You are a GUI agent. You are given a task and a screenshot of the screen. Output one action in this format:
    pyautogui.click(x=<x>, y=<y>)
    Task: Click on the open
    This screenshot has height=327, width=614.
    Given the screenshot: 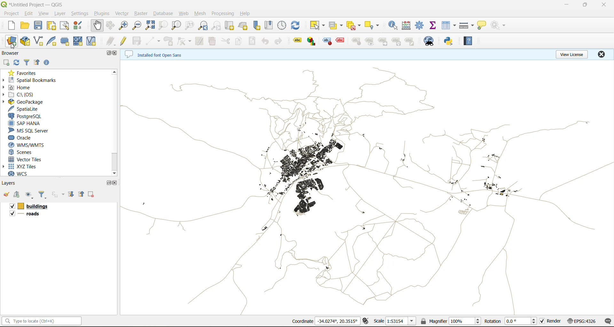 What is the action you would take?
    pyautogui.click(x=6, y=195)
    